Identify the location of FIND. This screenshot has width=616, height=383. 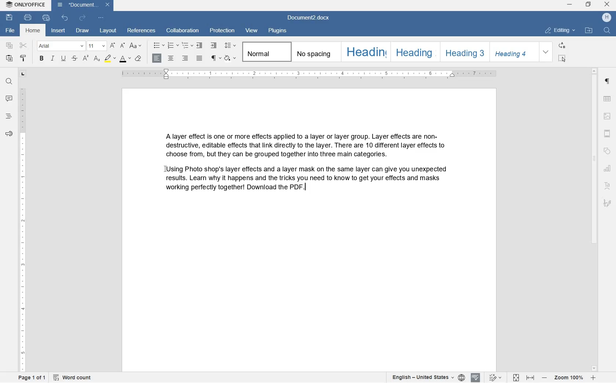
(9, 82).